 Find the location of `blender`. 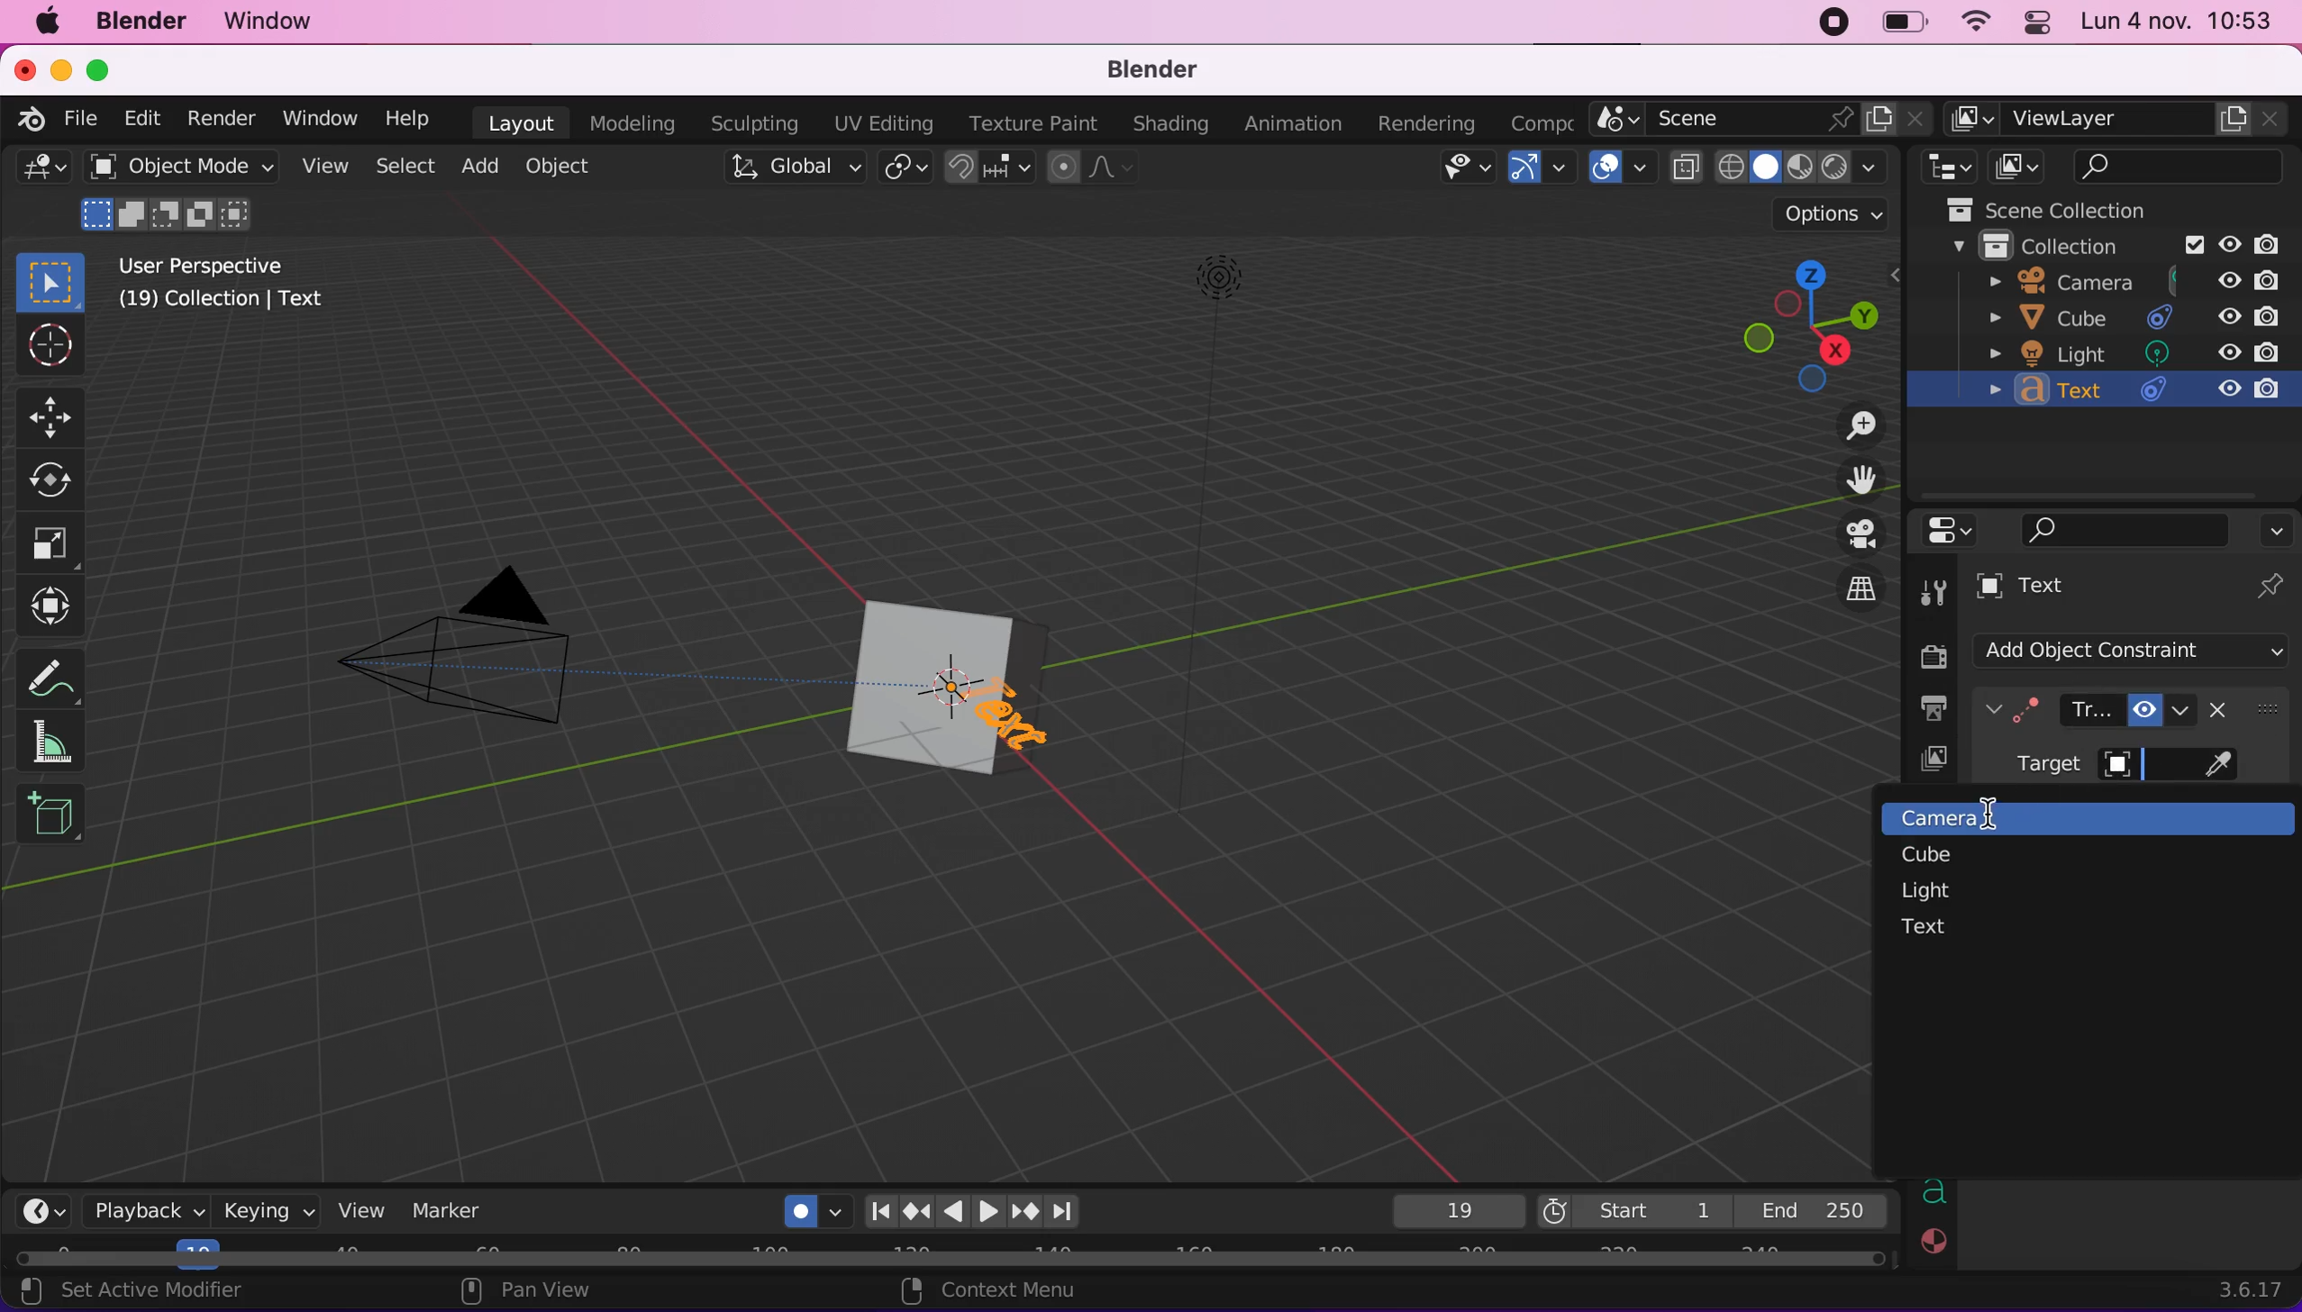

blender is located at coordinates (29, 120).